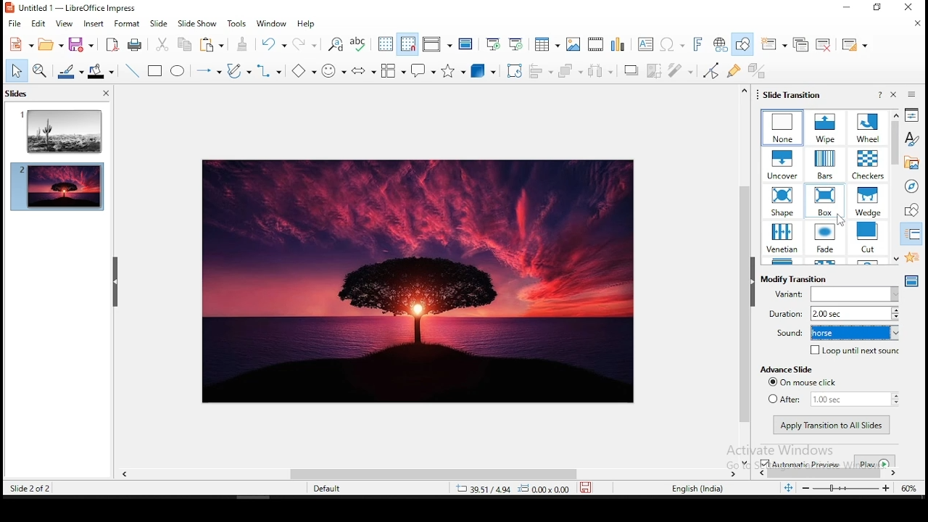  Describe the element at coordinates (268, 70) in the screenshot. I see `connectors` at that location.